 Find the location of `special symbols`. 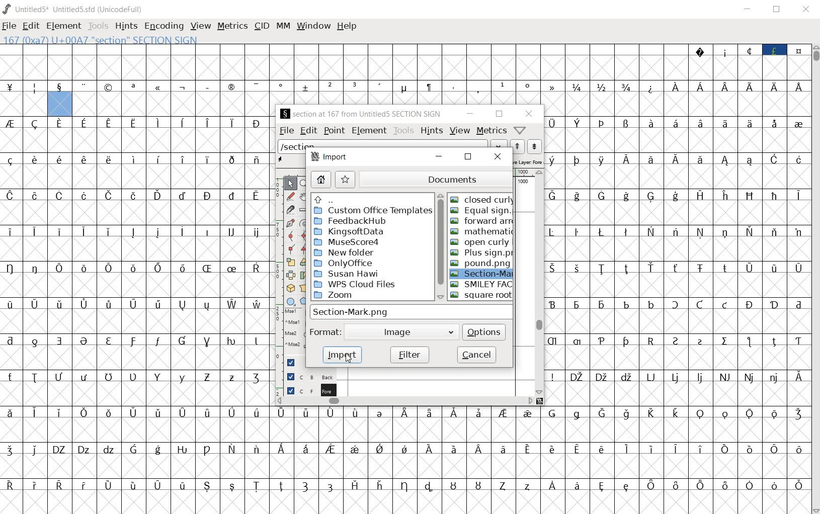

special symbols is located at coordinates (748, 49).